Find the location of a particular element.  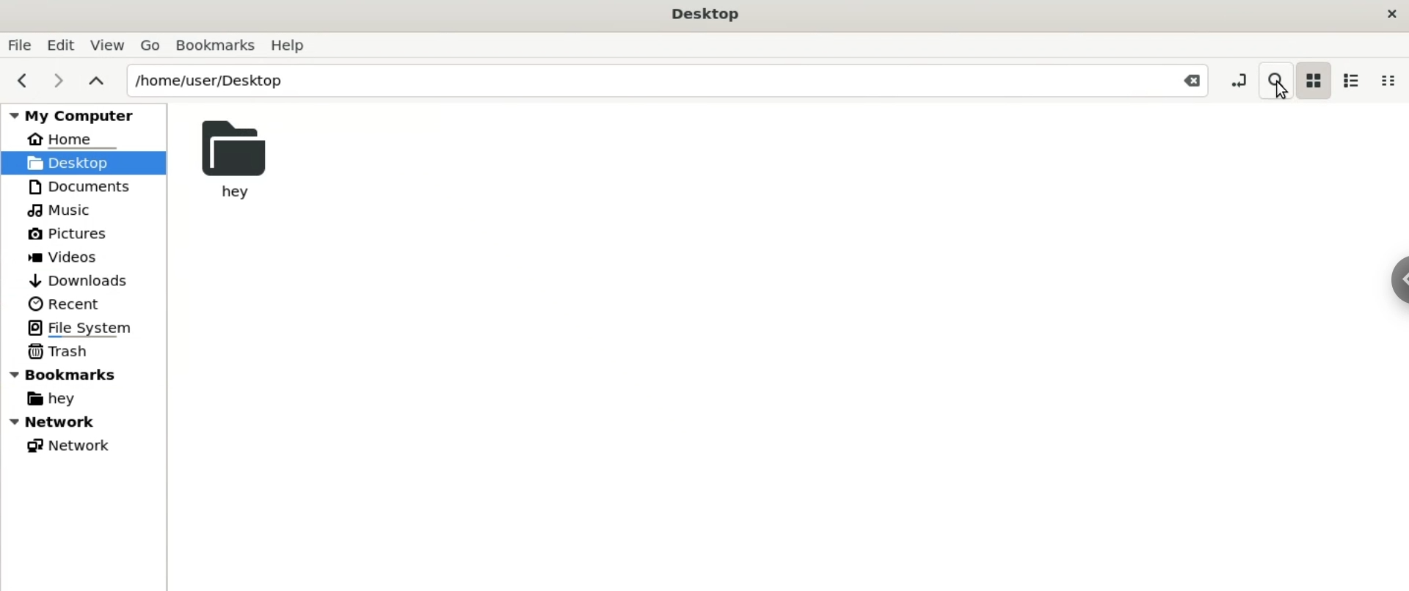

Go is located at coordinates (148, 43).